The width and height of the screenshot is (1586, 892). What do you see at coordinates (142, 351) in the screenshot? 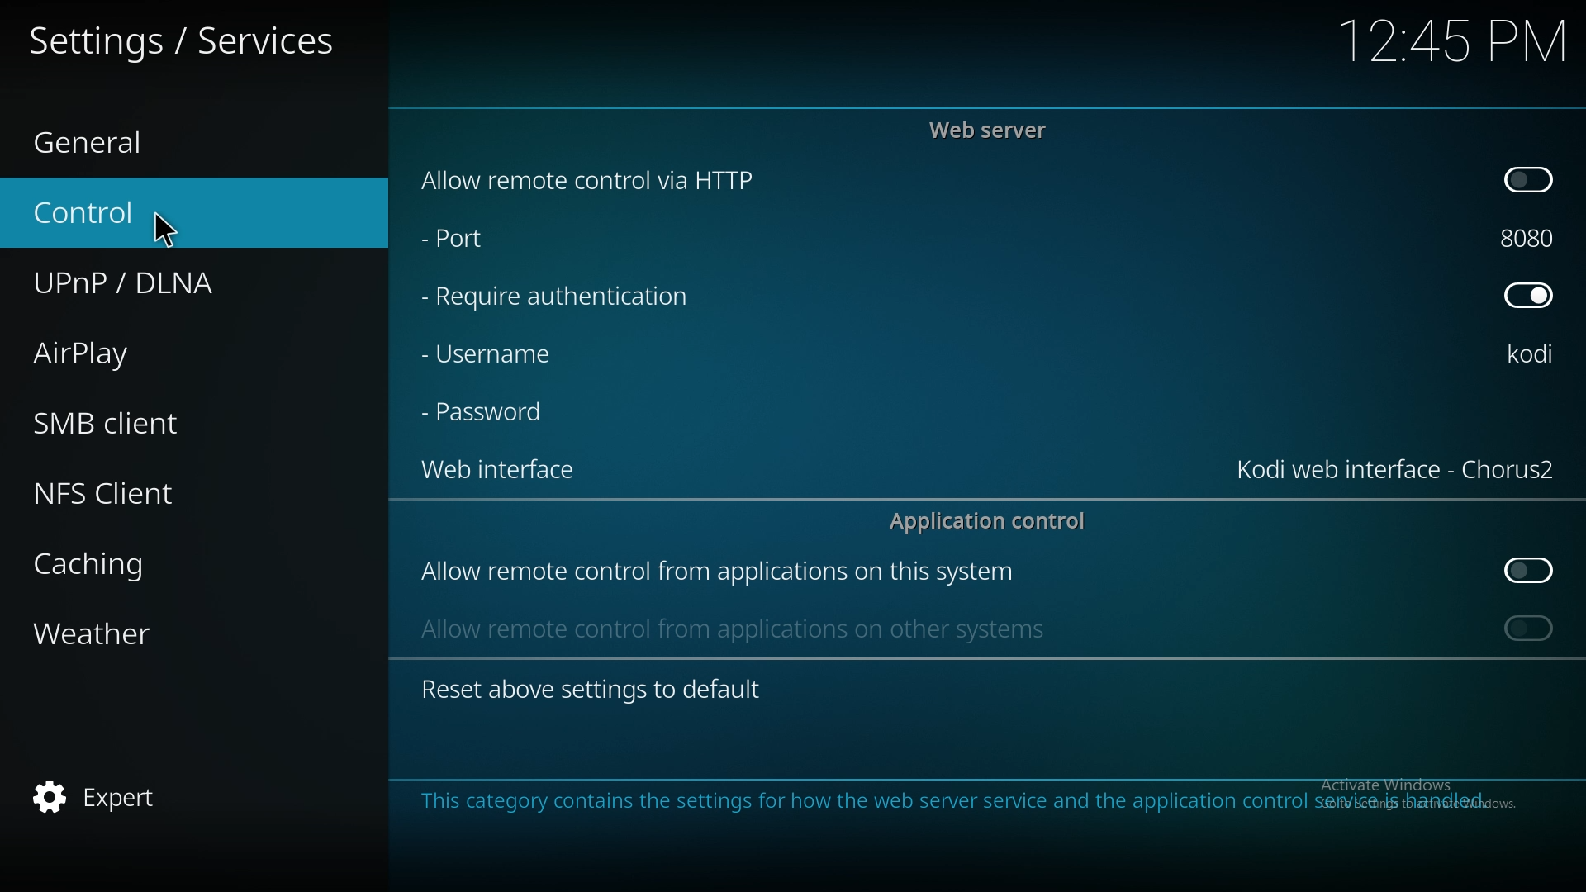
I see `airplay` at bounding box center [142, 351].